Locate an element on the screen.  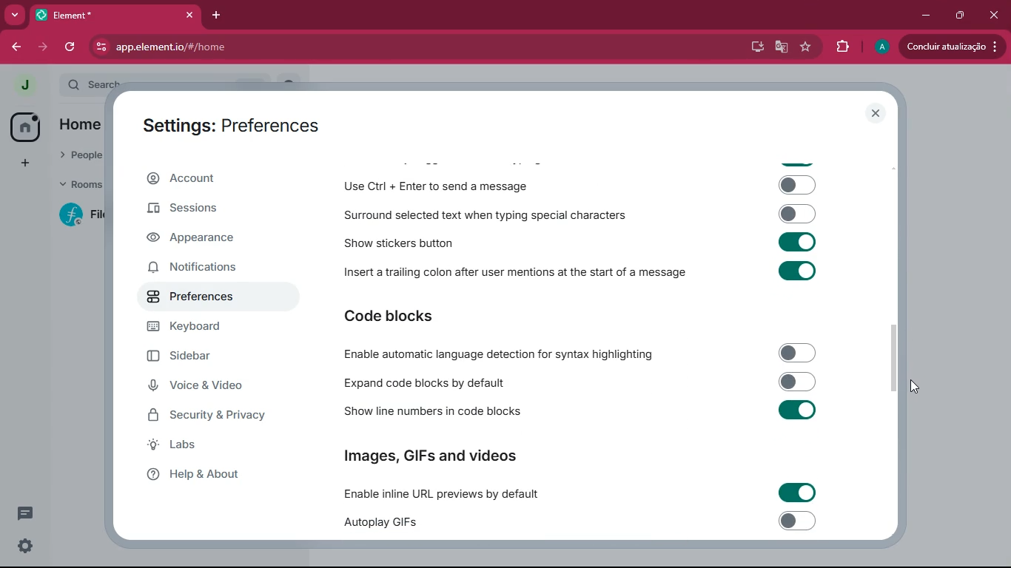
close is located at coordinates (877, 114).